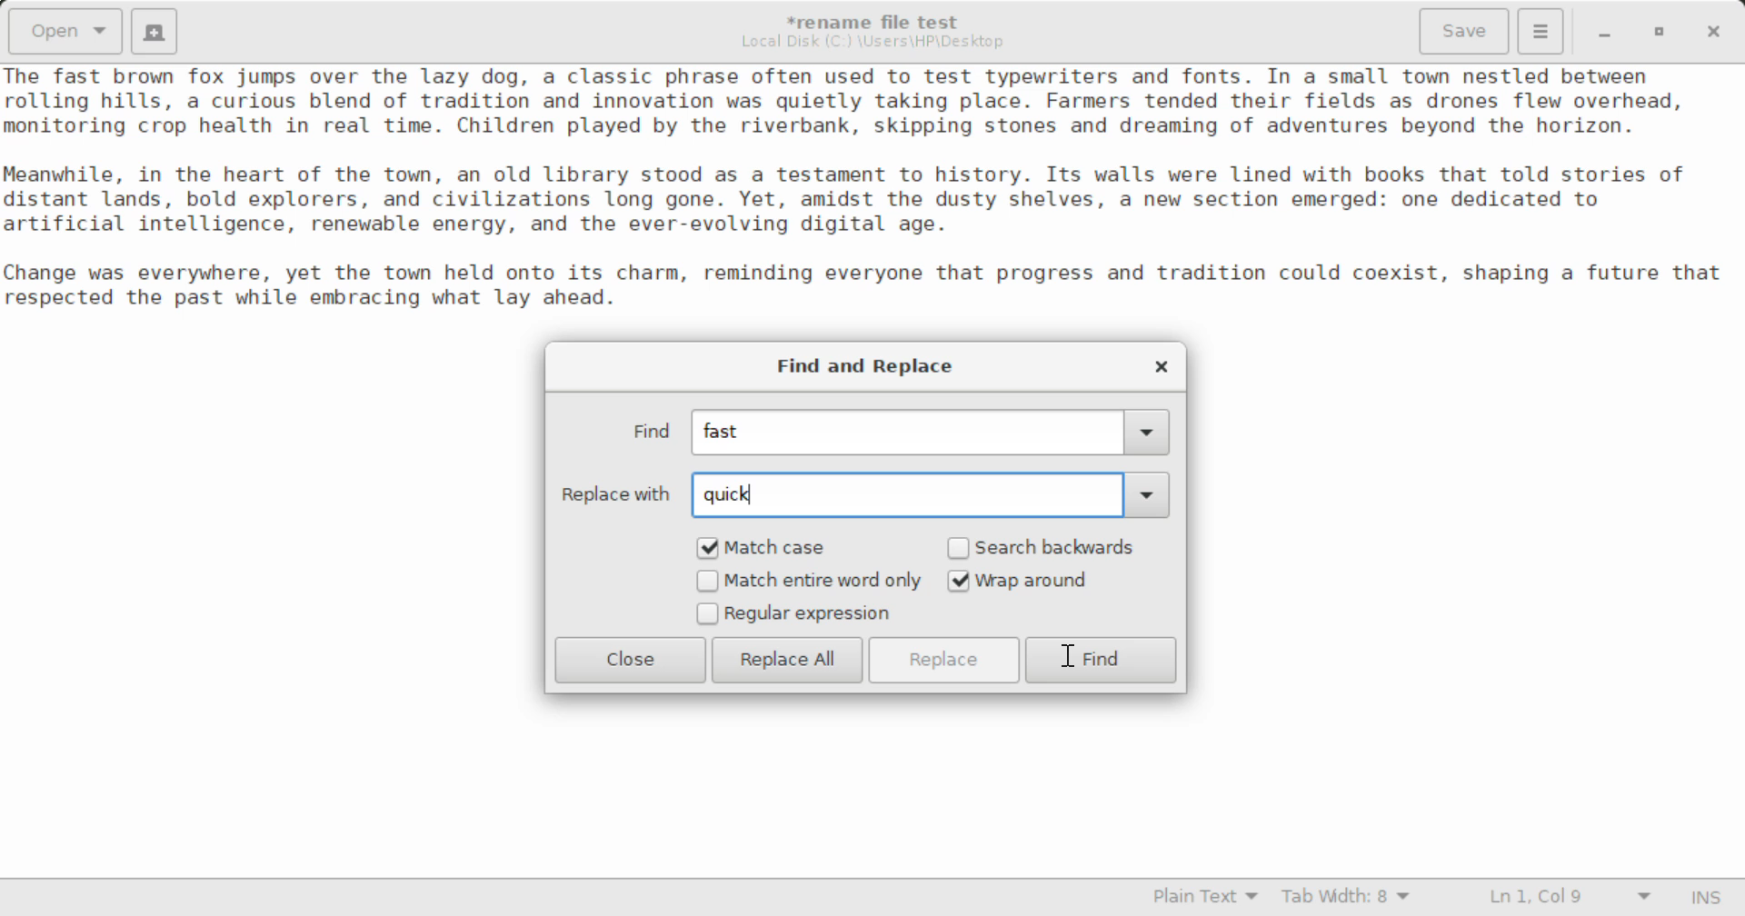 The width and height of the screenshot is (1745, 916). What do you see at coordinates (1158, 365) in the screenshot?
I see `Close Window` at bounding box center [1158, 365].